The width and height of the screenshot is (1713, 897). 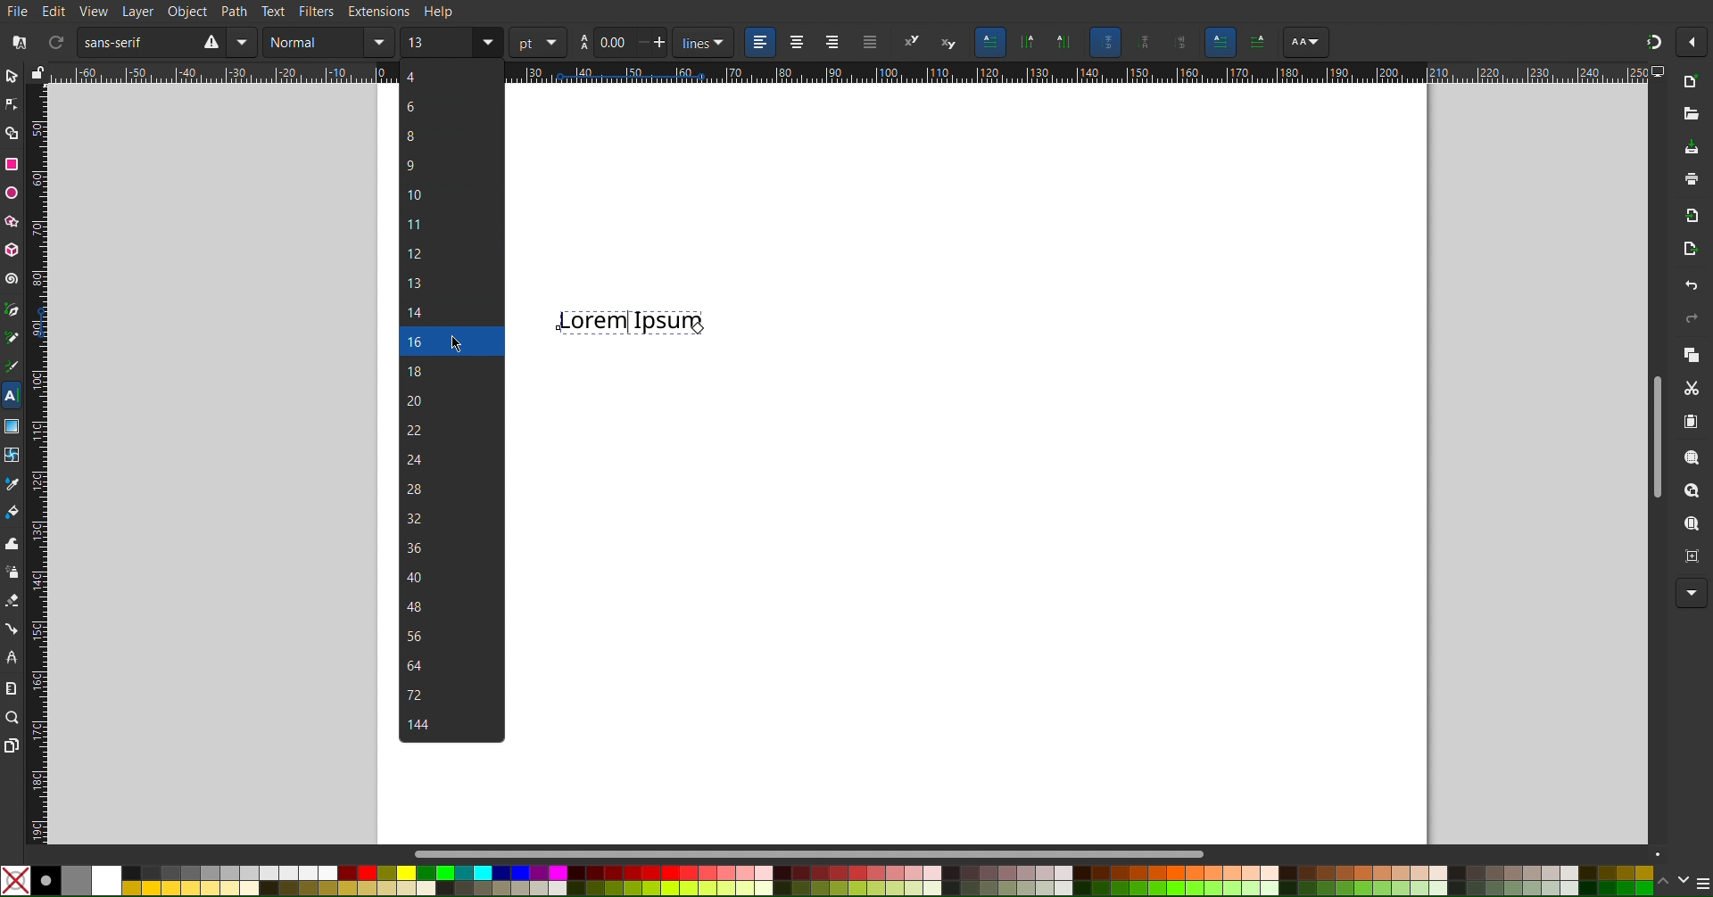 I want to click on aa, so click(x=582, y=43).